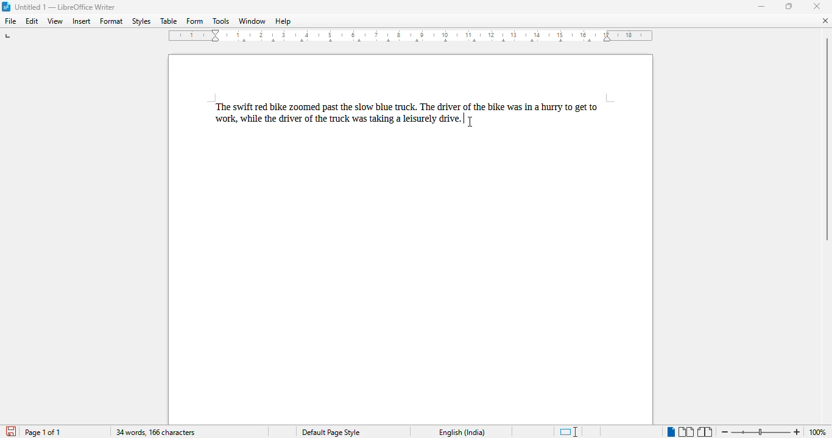  Describe the element at coordinates (826, 20) in the screenshot. I see `close document` at that location.